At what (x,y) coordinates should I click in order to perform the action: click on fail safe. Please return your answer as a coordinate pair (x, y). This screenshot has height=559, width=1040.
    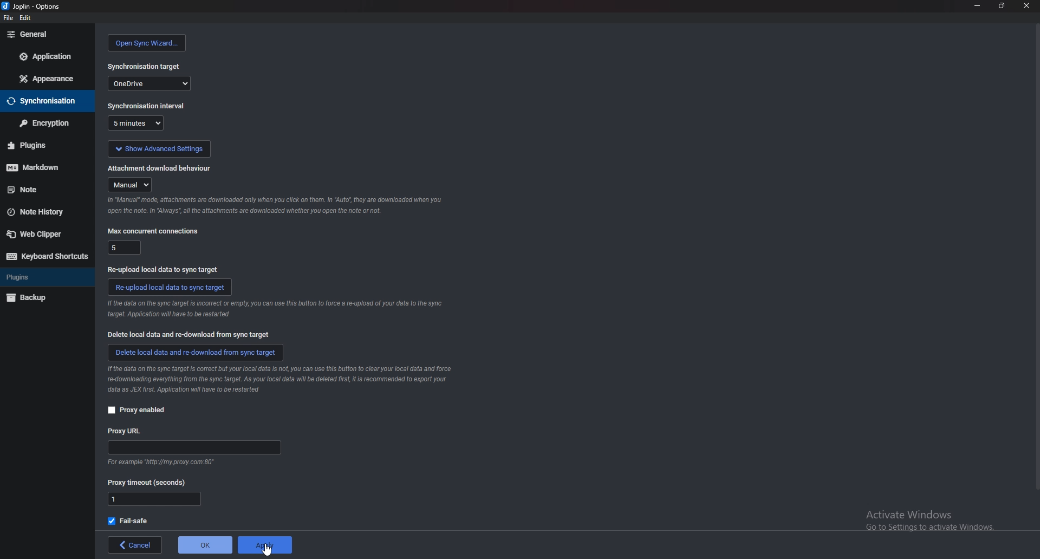
    Looking at the image, I should click on (129, 521).